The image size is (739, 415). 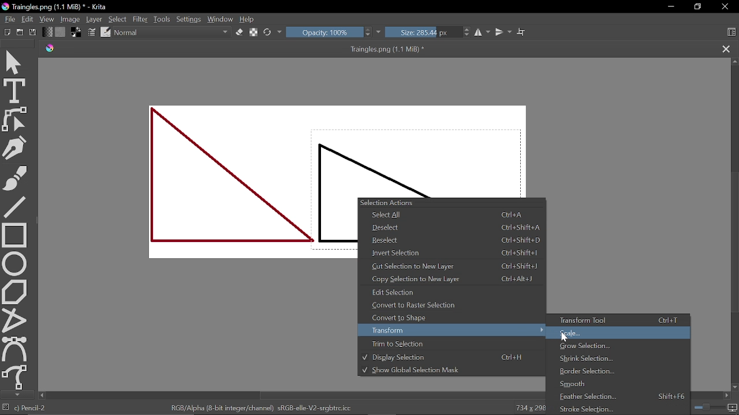 I want to click on Close tab, so click(x=725, y=48).